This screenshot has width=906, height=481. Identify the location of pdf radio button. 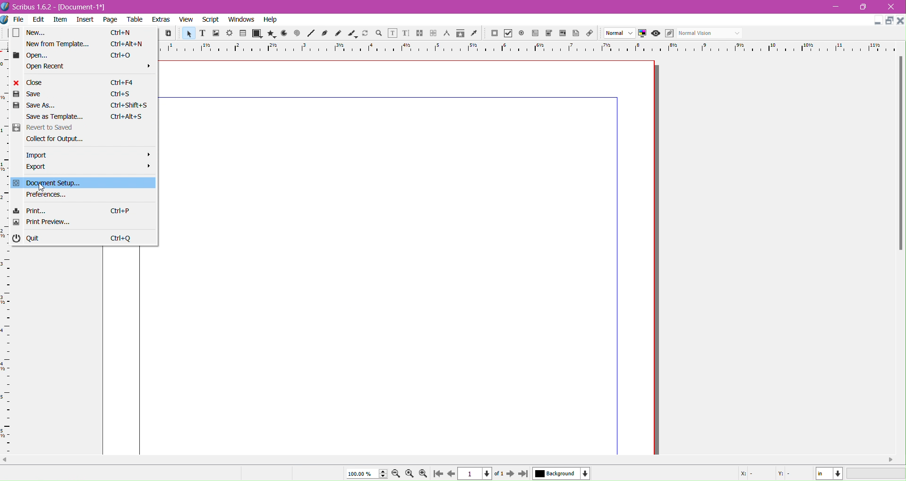
(521, 33).